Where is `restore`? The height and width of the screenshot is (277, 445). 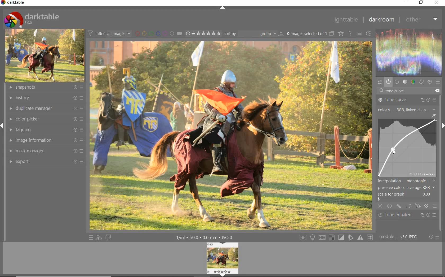
restore is located at coordinates (421, 2).